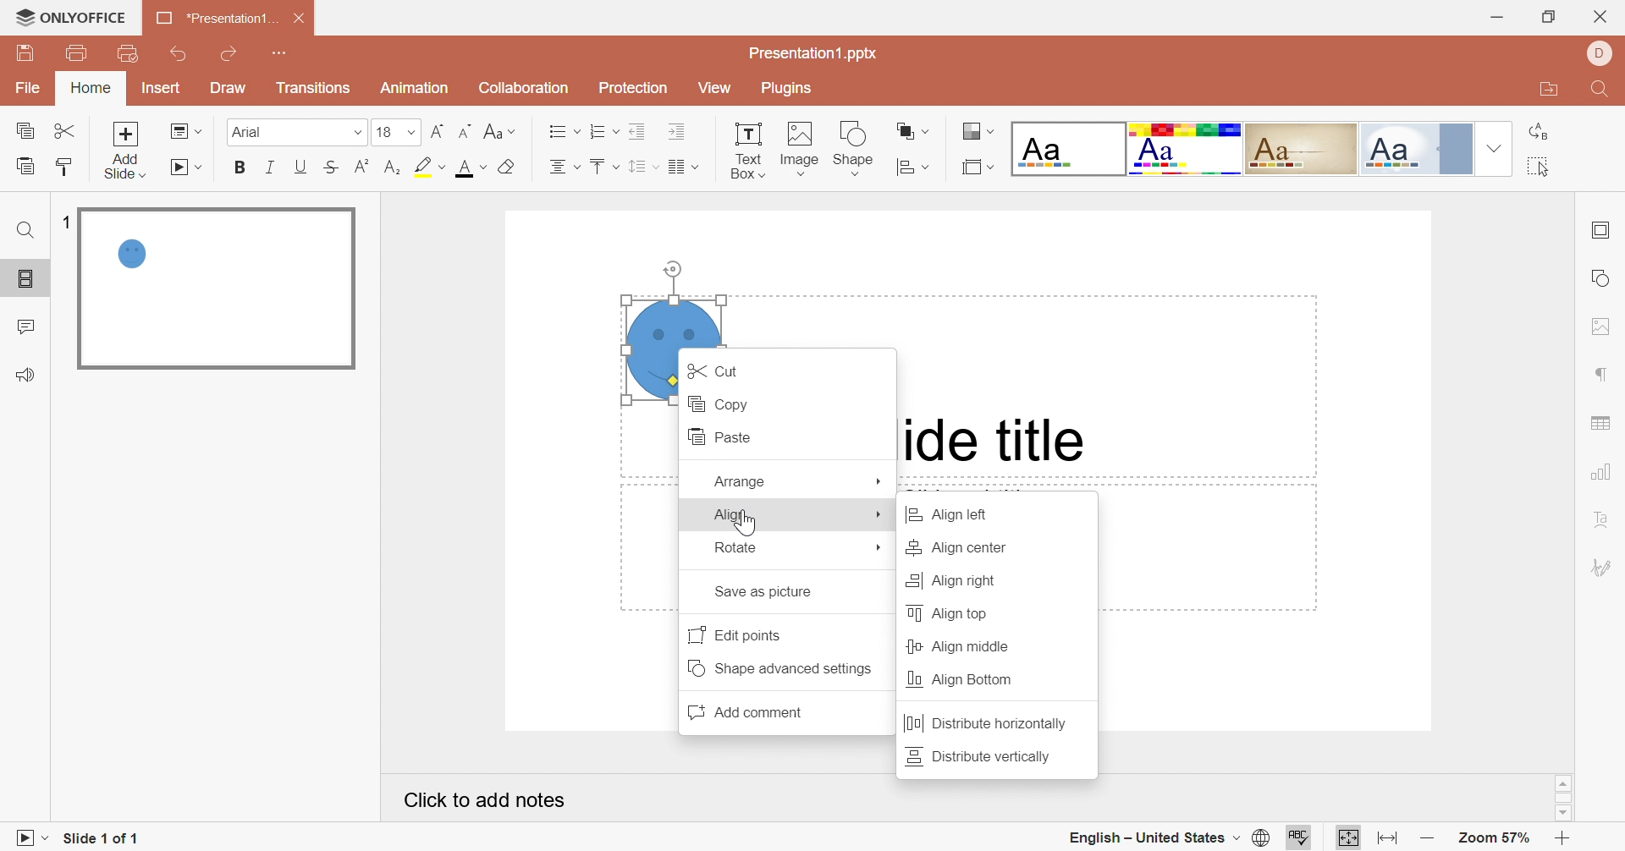  I want to click on Print, so click(75, 52).